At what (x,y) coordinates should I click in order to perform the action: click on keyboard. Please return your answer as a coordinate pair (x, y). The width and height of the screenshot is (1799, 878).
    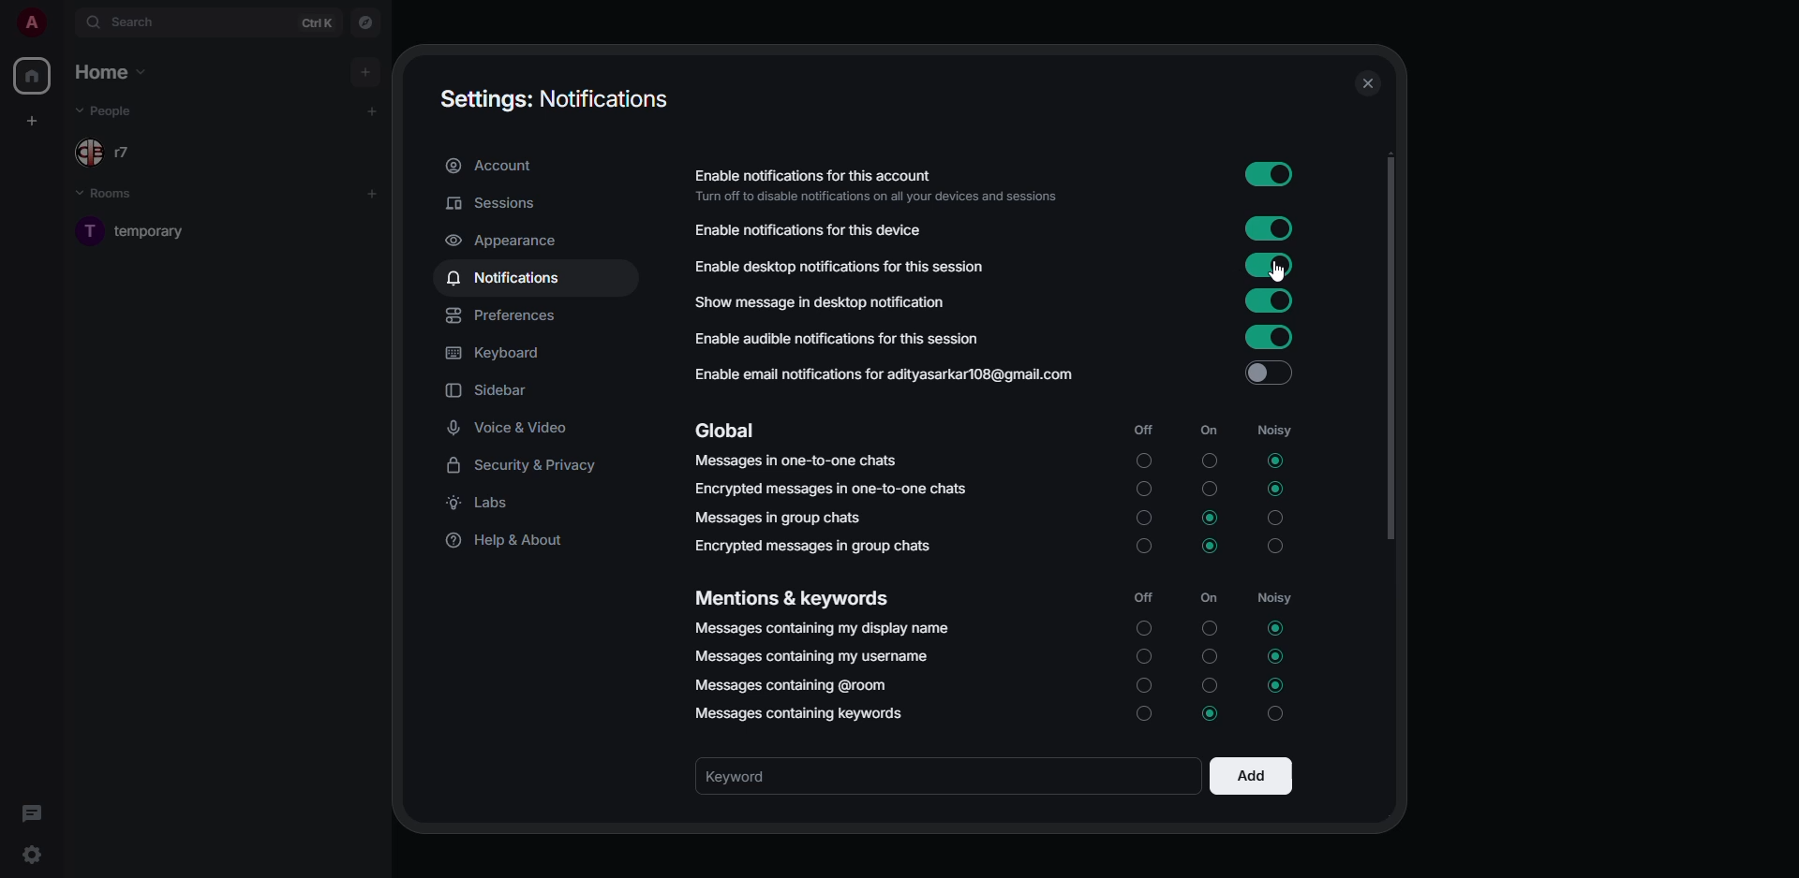
    Looking at the image, I should click on (492, 351).